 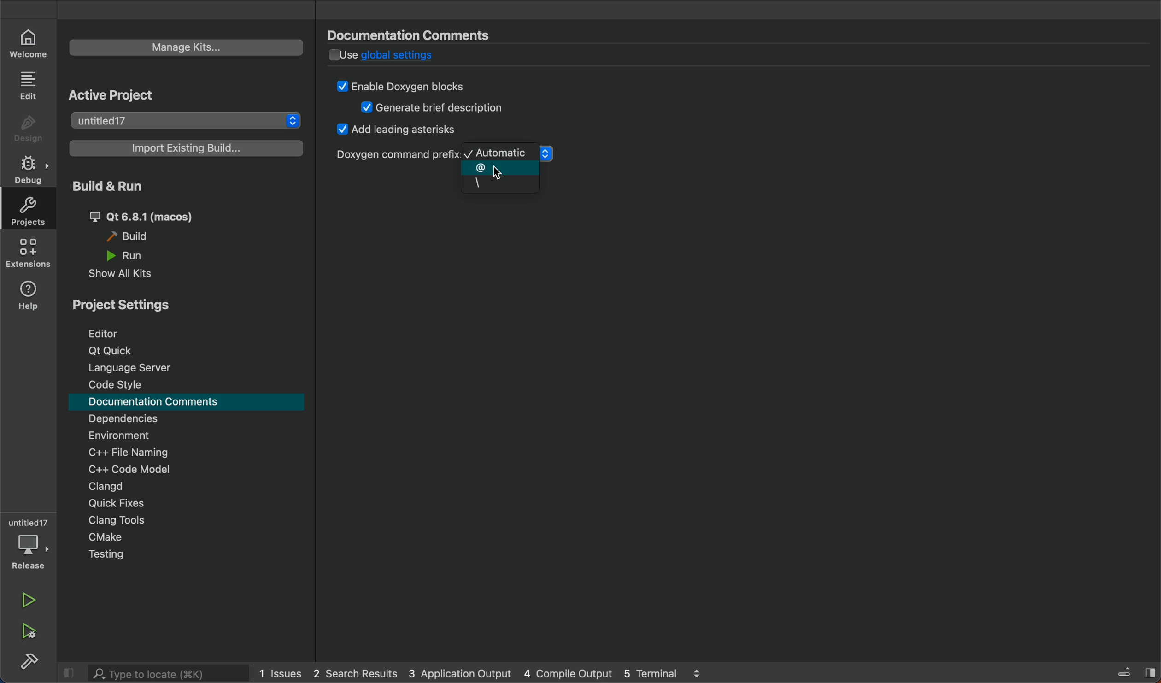 What do you see at coordinates (107, 554) in the screenshot?
I see `testing` at bounding box center [107, 554].